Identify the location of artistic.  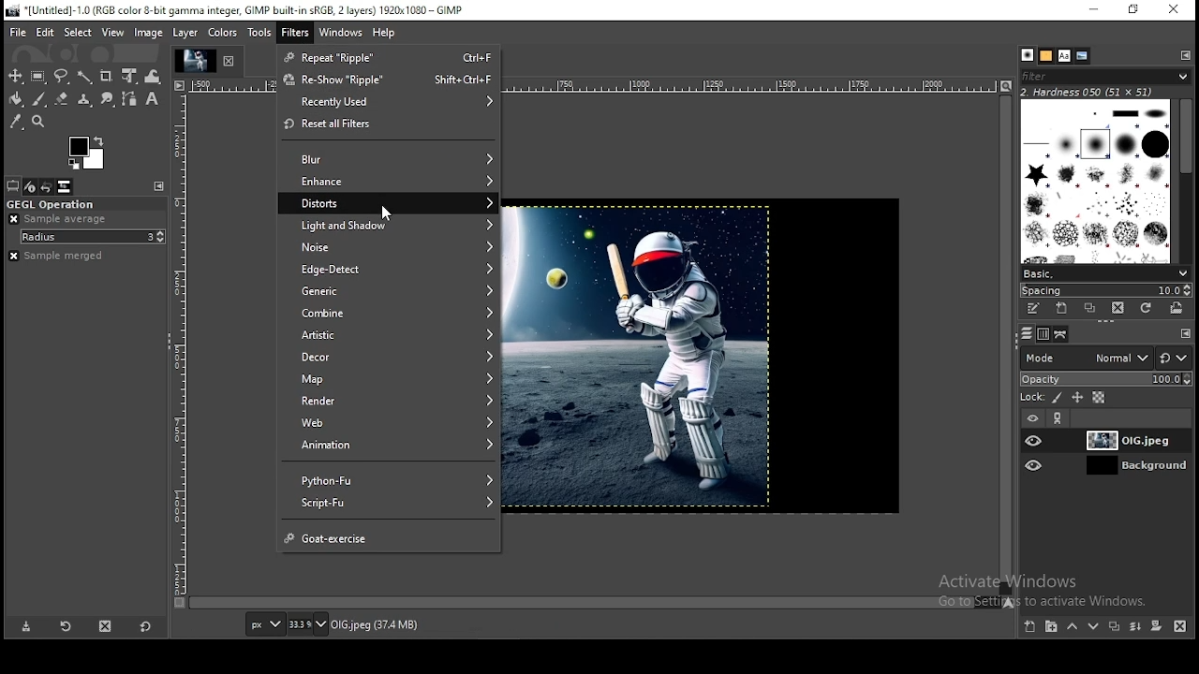
(396, 335).